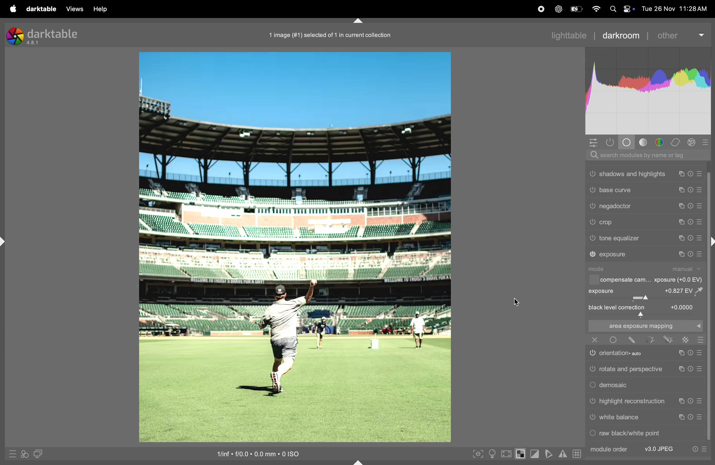 This screenshot has height=465, width=715. What do you see at coordinates (592, 386) in the screenshot?
I see `Switch on or off` at bounding box center [592, 386].